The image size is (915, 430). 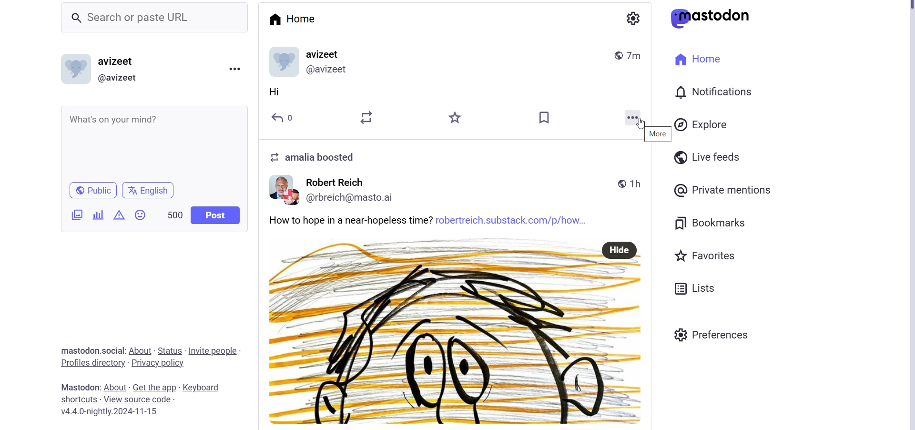 What do you see at coordinates (287, 118) in the screenshot?
I see `Reply` at bounding box center [287, 118].